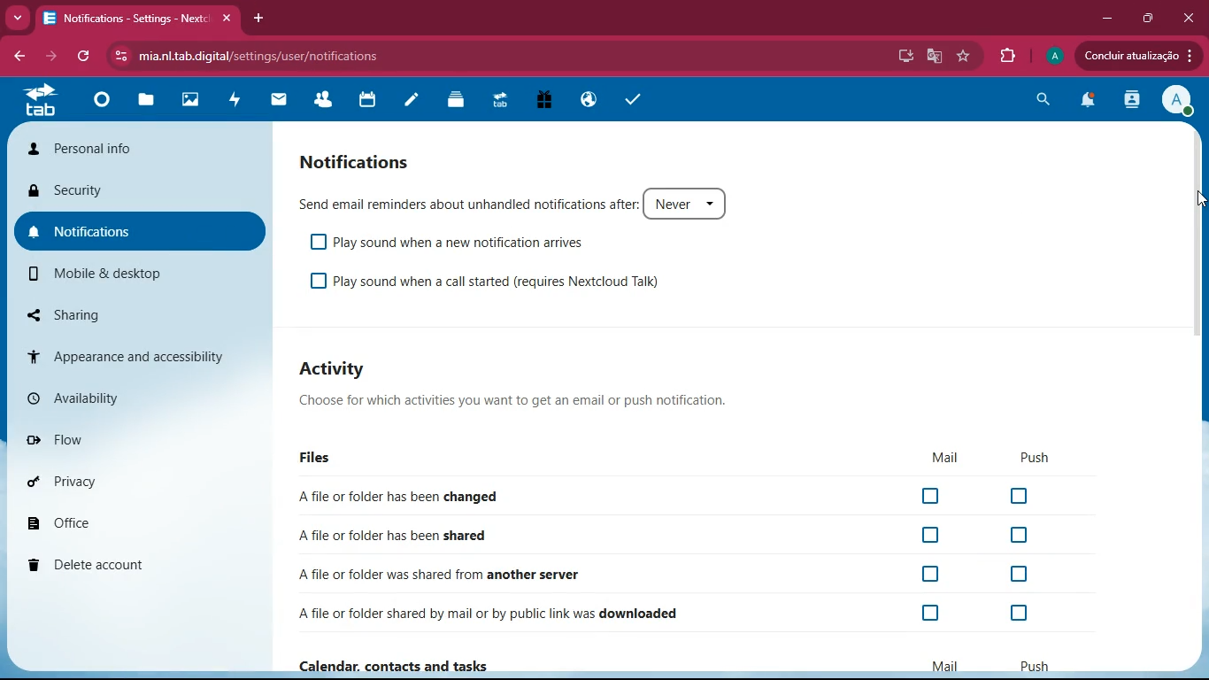 This screenshot has height=680, width=1209. What do you see at coordinates (121, 483) in the screenshot?
I see `privacy` at bounding box center [121, 483].